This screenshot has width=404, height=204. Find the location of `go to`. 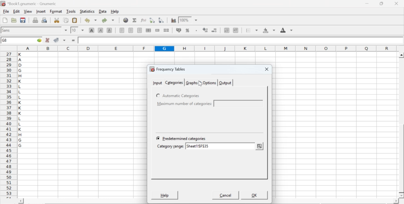

go to is located at coordinates (39, 40).